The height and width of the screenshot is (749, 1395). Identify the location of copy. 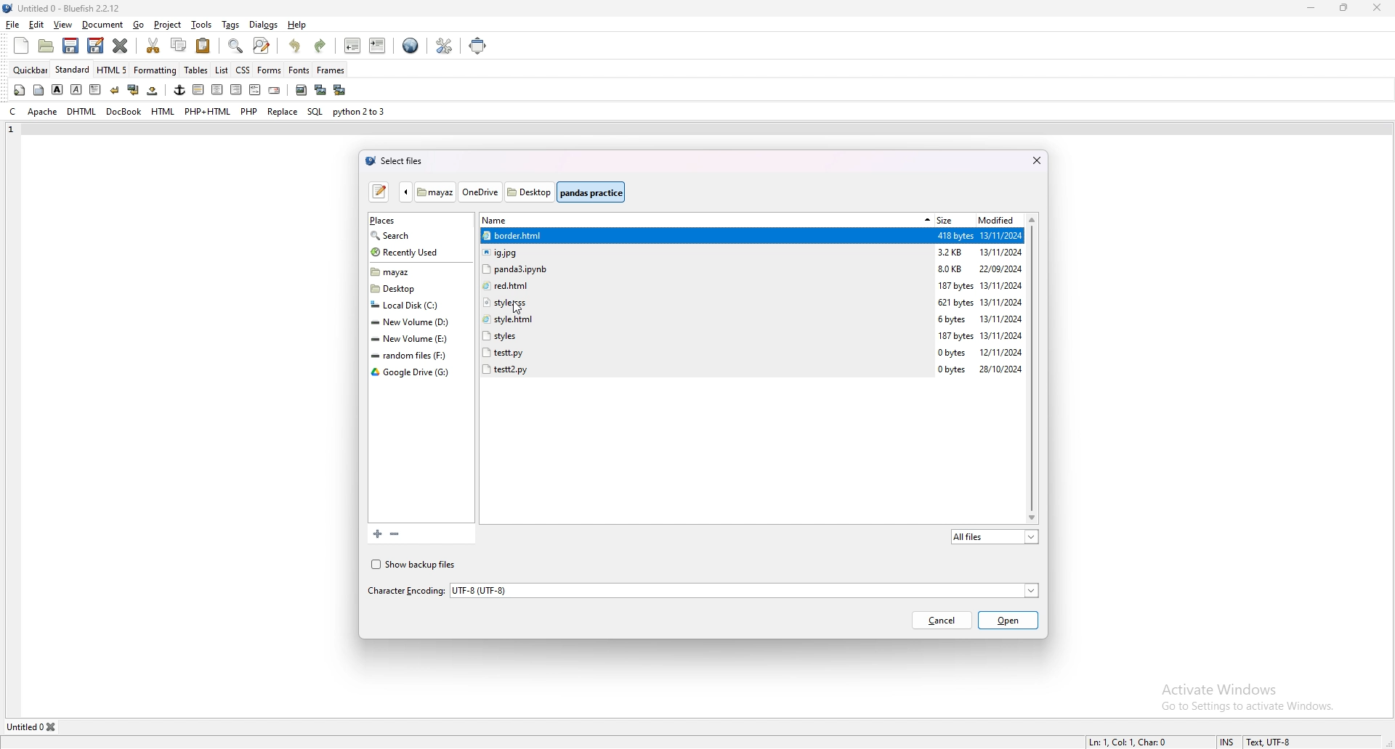
(178, 44).